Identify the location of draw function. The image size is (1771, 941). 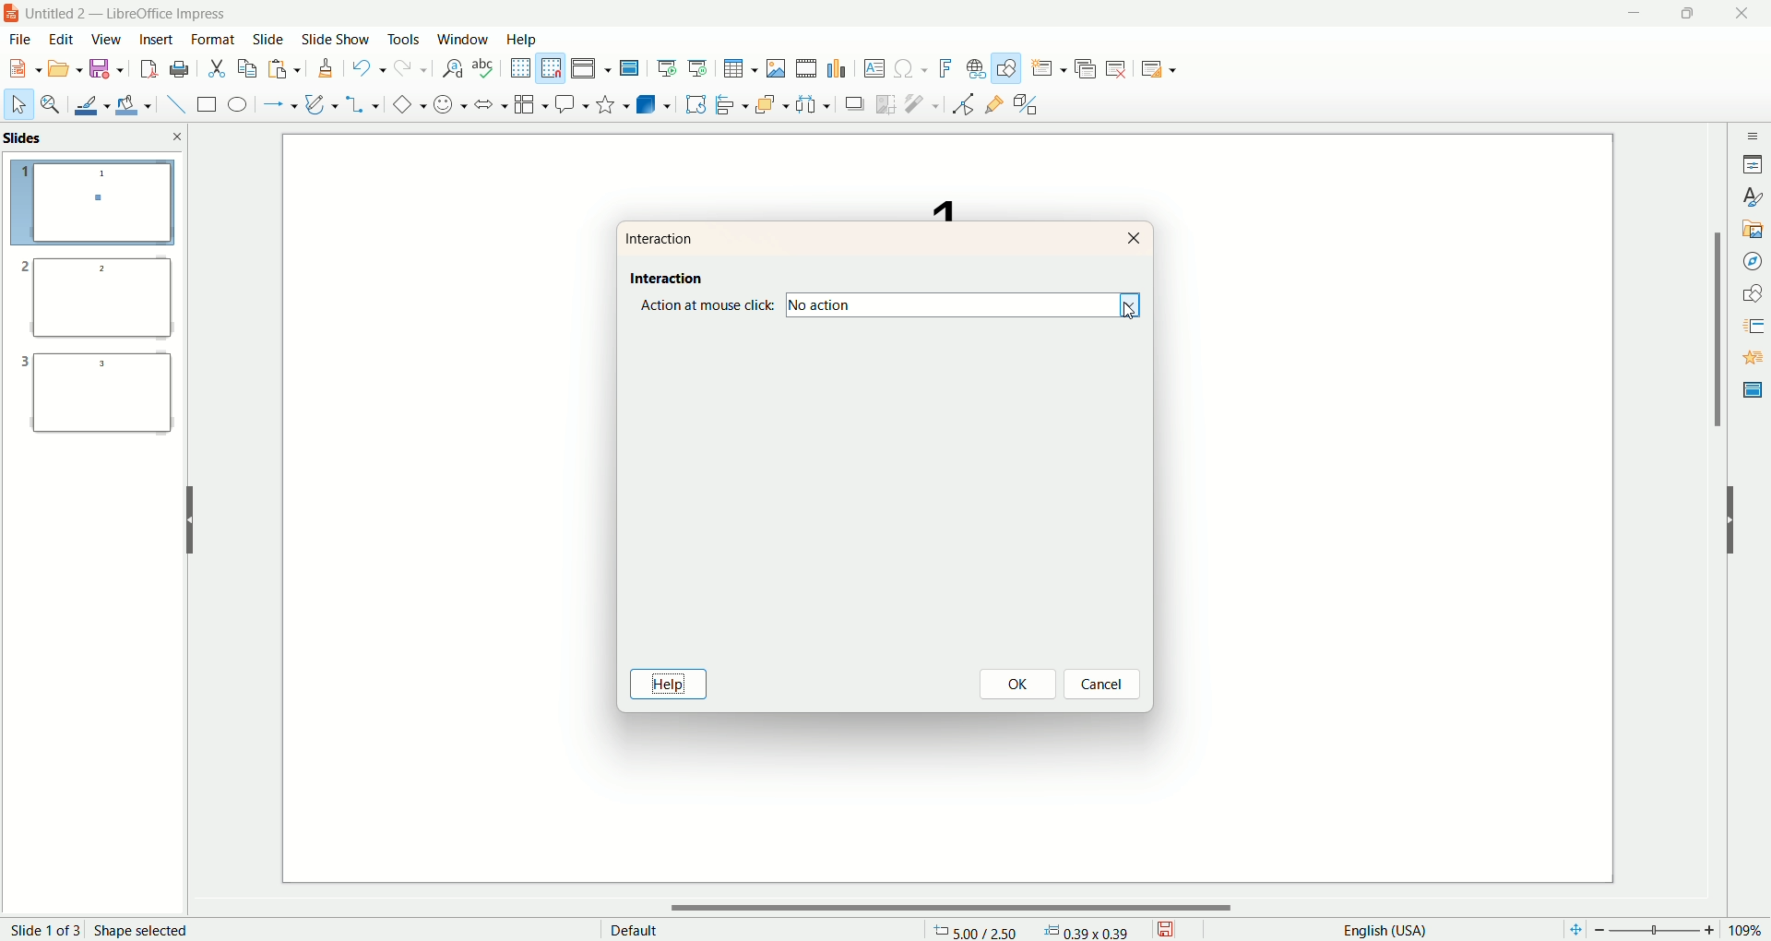
(1006, 68).